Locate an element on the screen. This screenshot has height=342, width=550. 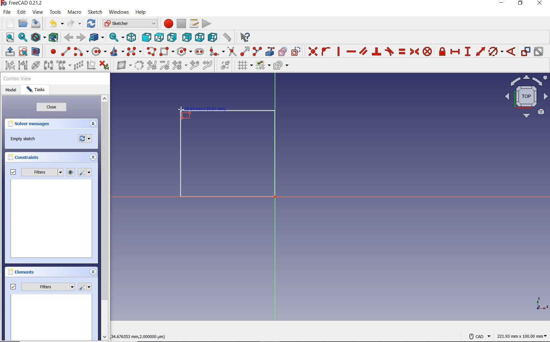
left is located at coordinates (212, 38).